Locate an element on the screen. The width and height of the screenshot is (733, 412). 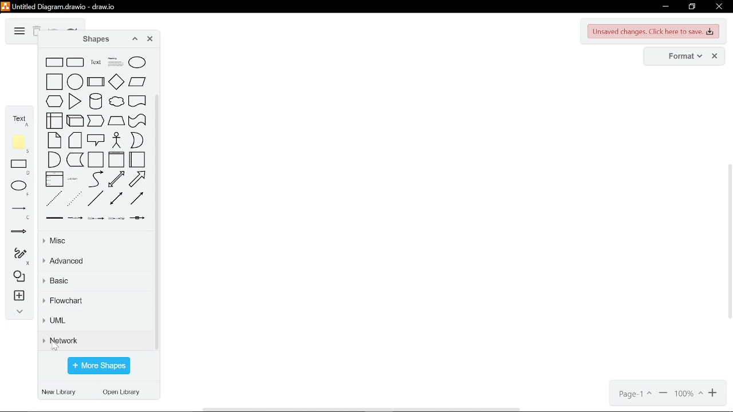
actor is located at coordinates (117, 140).